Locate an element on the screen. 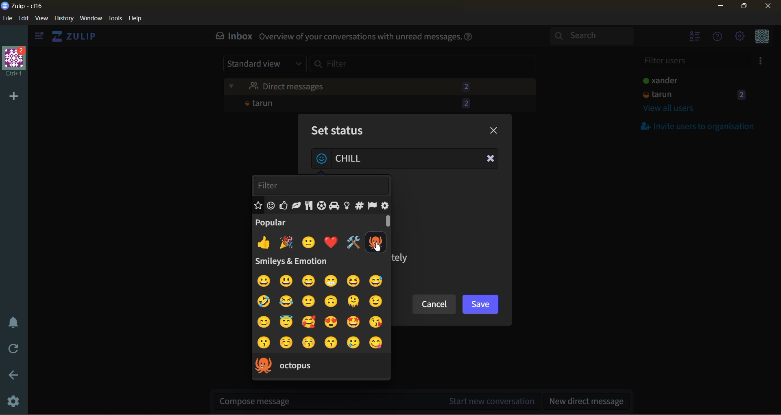  emoji is located at coordinates (353, 281).